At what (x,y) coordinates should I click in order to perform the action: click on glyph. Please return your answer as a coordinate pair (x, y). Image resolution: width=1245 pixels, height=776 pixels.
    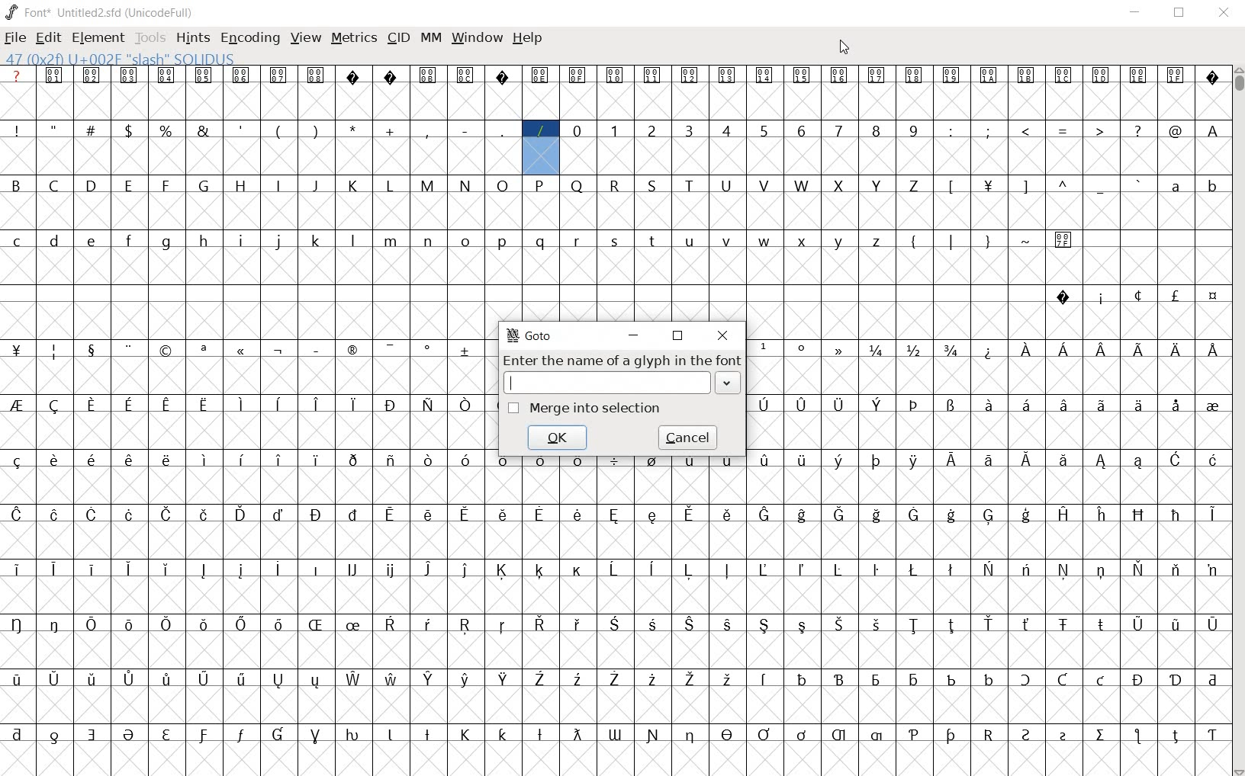
    Looking at the image, I should click on (352, 515).